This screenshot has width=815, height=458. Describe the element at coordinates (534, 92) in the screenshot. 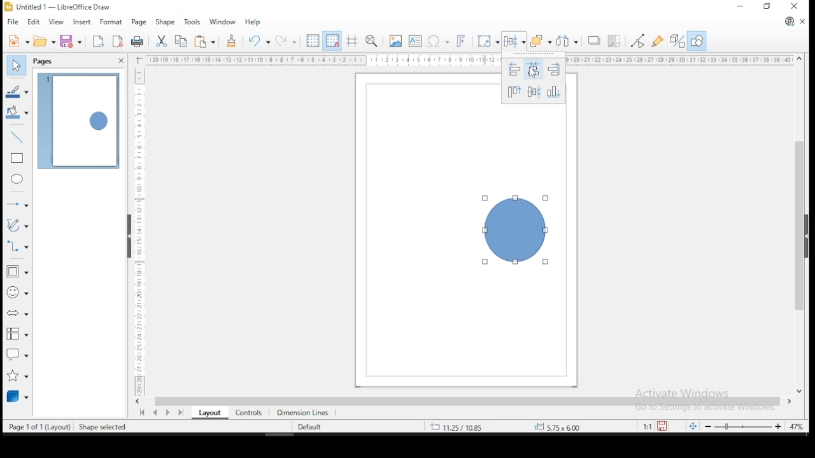

I see `center` at that location.